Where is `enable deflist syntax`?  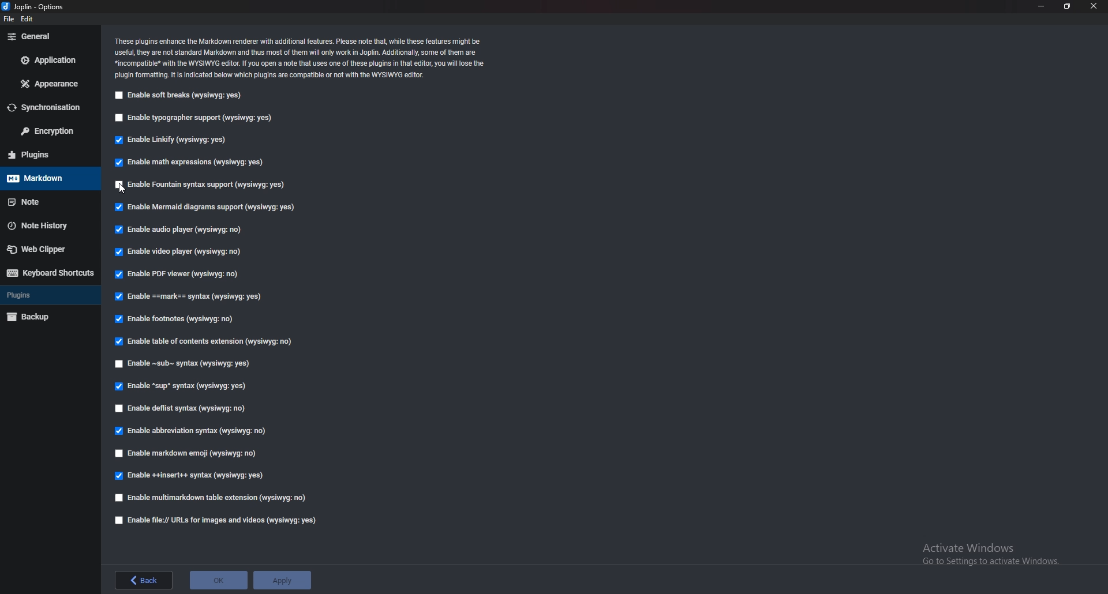 enable deflist syntax is located at coordinates (181, 409).